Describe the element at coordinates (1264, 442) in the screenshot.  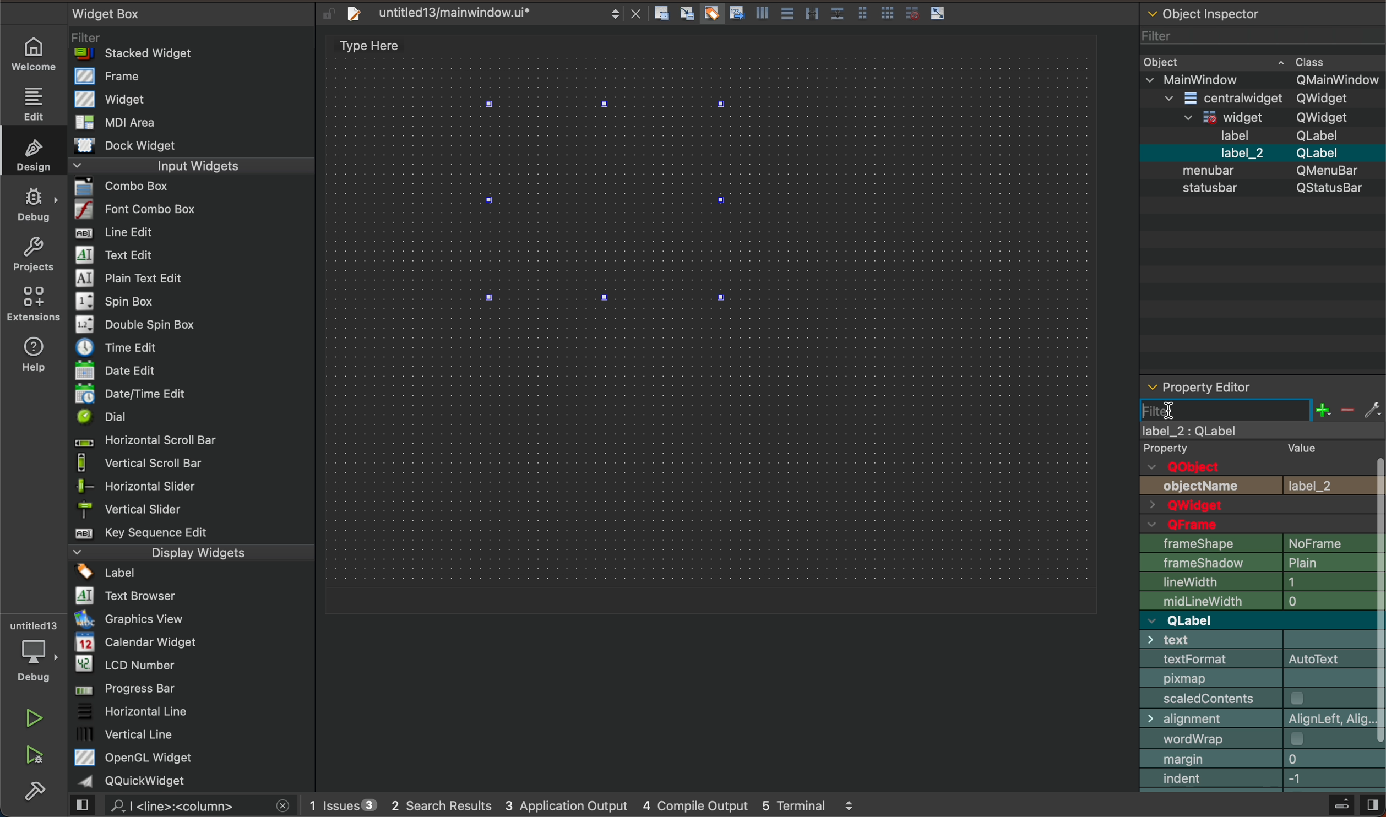
I see `label` at that location.